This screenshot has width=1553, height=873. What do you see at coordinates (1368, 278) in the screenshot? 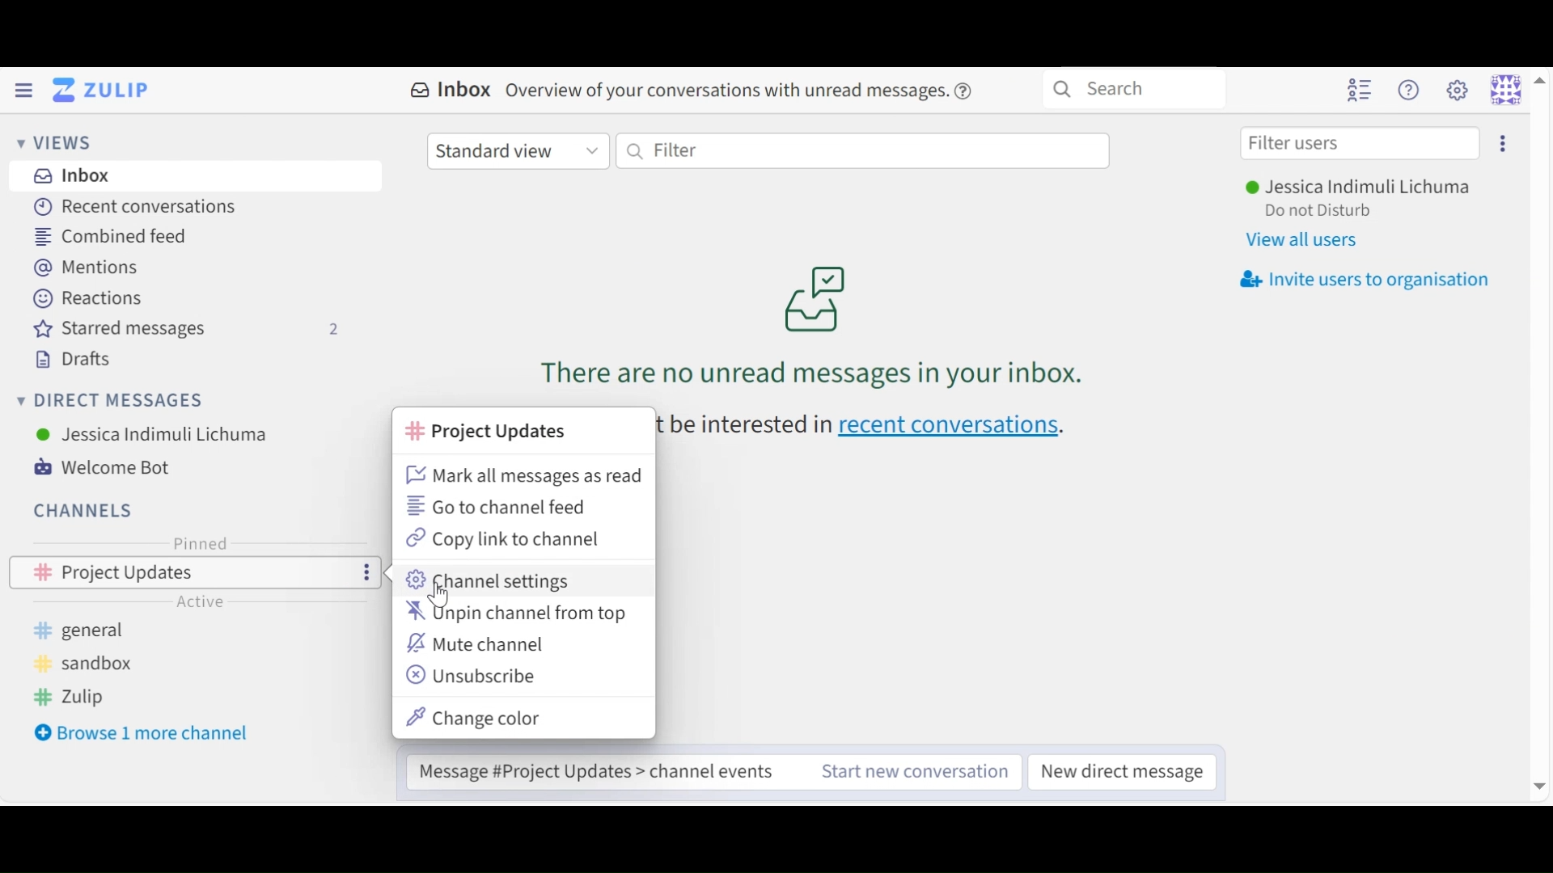
I see `Invite user organisation` at bounding box center [1368, 278].